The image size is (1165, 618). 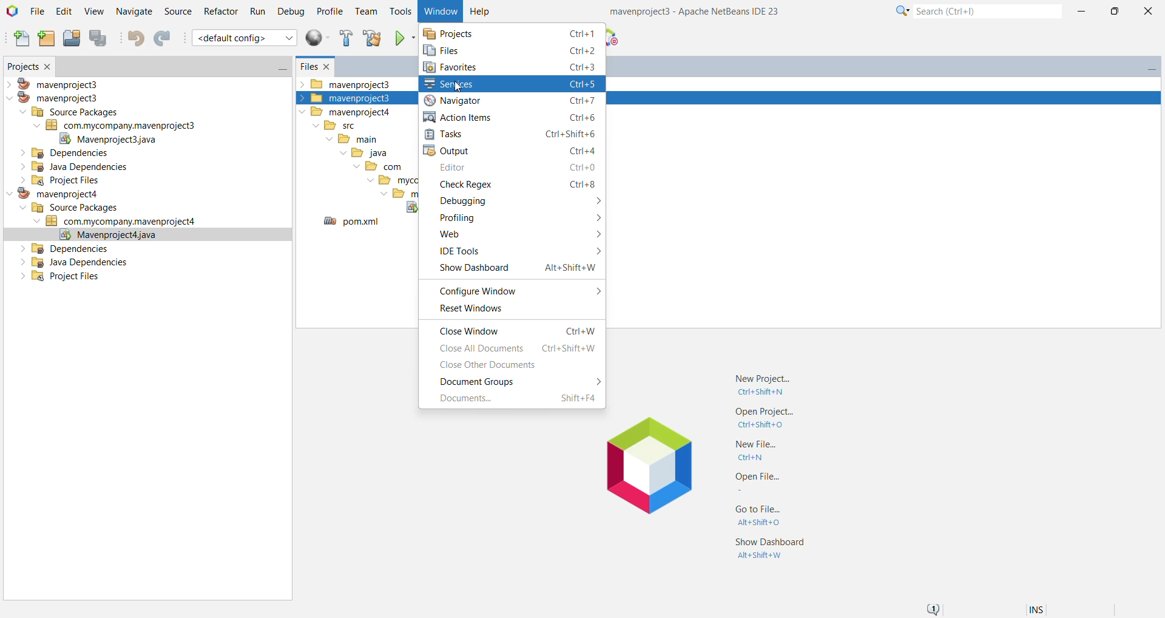 I want to click on Application Name and Version, so click(x=696, y=12).